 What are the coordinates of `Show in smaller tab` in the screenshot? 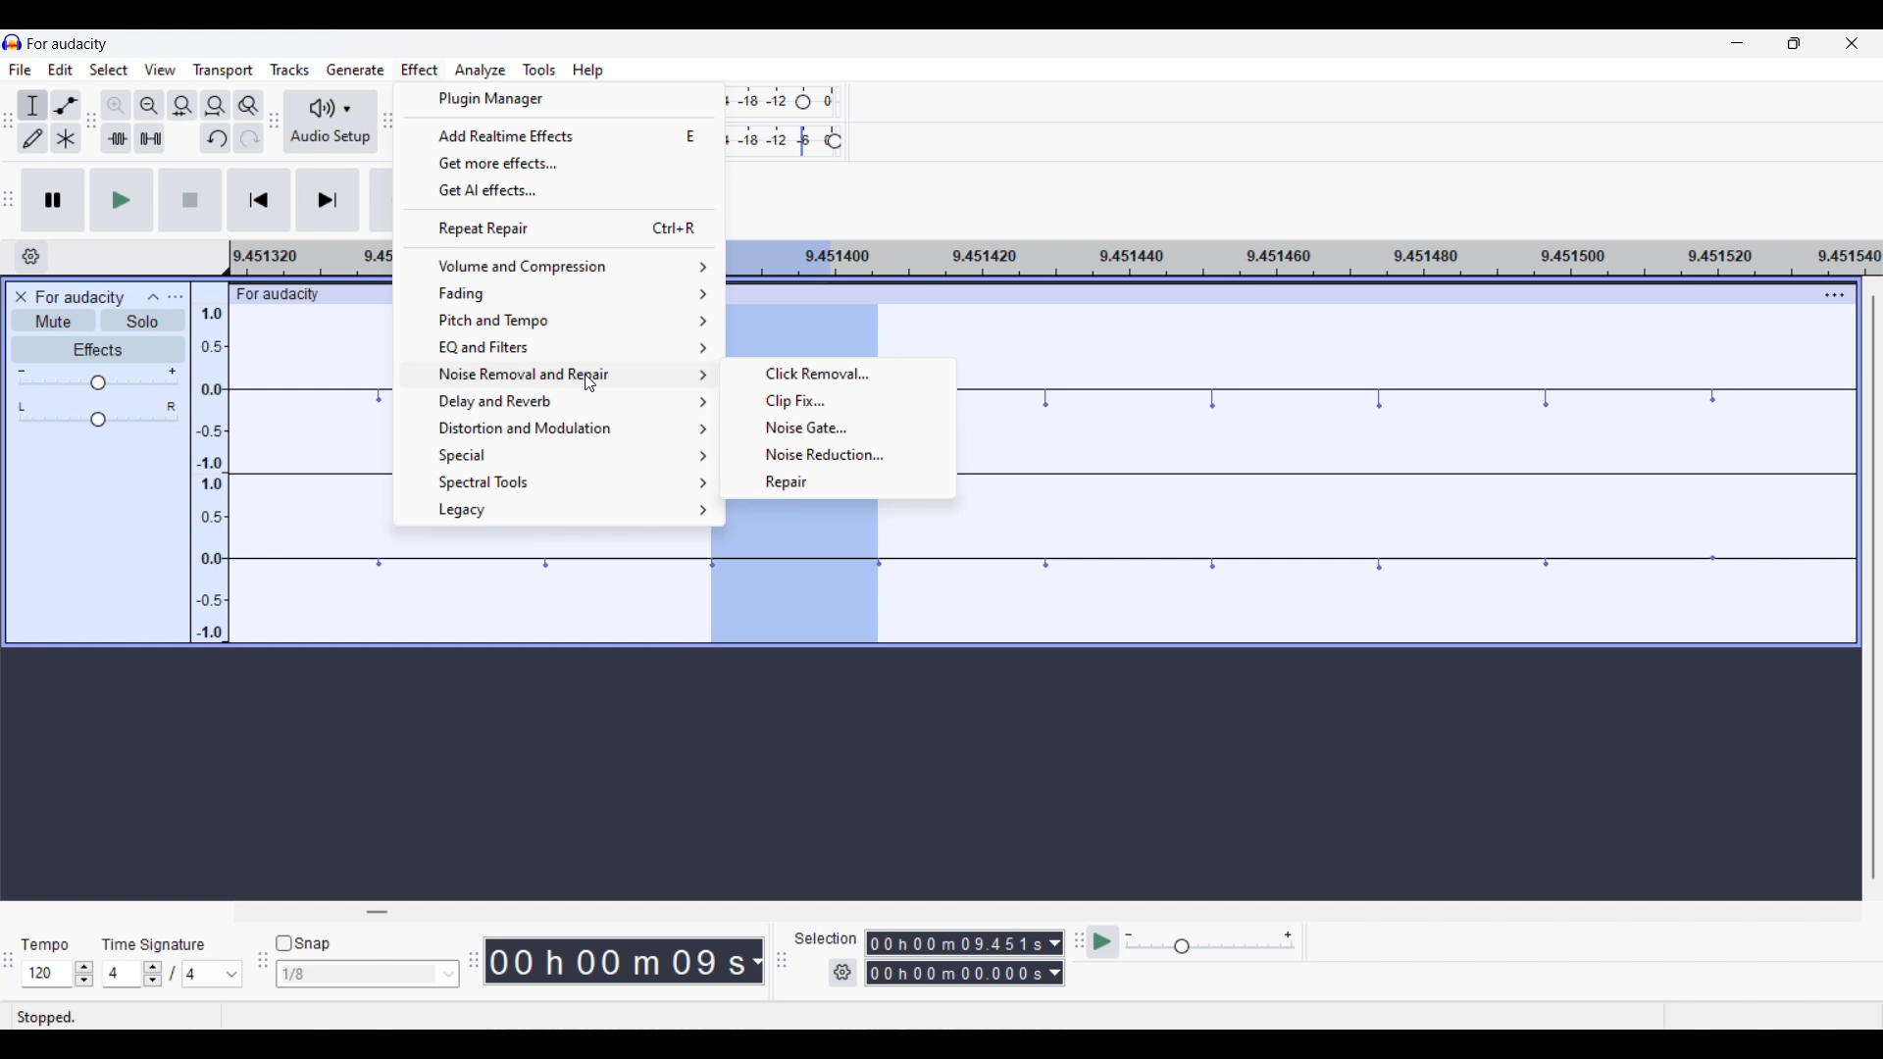 It's located at (1794, 43).